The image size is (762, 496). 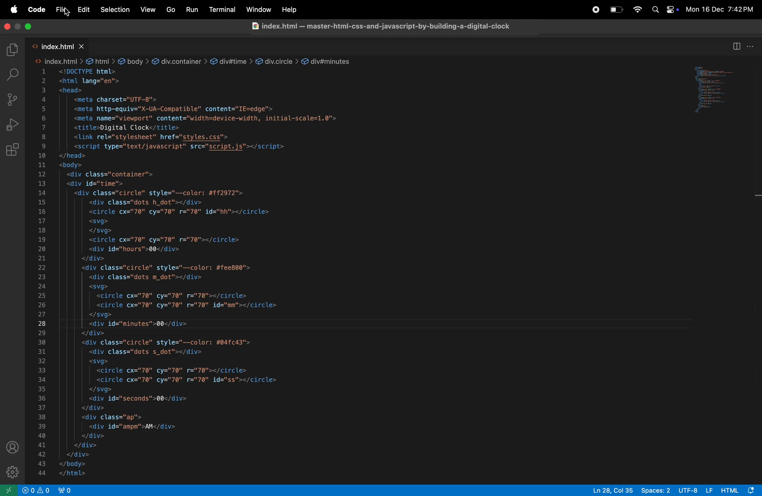 What do you see at coordinates (216, 274) in the screenshot?
I see `<!DOCTYPE html>
<html lang="en">
<head>
<meta charset="UTF-8">
<meta http-equiv="X-UA-Compatible" content="IE=edge">
<meta name="viewport" content="width=device-width, initial-scale=1.0">
<title>Digital Clock</title>
<link rel="stylesheet" href="styles.css">
<script type="text/javascript" src="script.js"></script>
</head>
<body>
<div class="container">
<div id="time">
<div class="circle" style="--color: #ff2972">
<div class="dots h_dot"></div>
<circle cx="70" cy="70" r="70" id="hh"></circle>
<svg>
</svg>
<circle cx="70" cy="70" r="70"></circle>
<div id="hours">00</div>
</div>
<div class="circle" style="--color: #fee800">
<div class="dots m_dot"></div>
<svg>
<circle cx="70" cy="70" r="70"></circle>
<circle cx="70" cy="70" r="70" id="mm"></circle>
</svg>
<div id="minutes">00</div>
</div>
<div class="circle" style="--color: #04fc43">
<div class="dots s_dot"></div>
<svg>
<circle cx="70" cy="70" r="70"></circle>
<circle cx="70" cy="70" r="70" id="ss"></circle>
</svg>
<div id="seconds">00</div>
</div>
<div class="ap">
<div id="ampm">AM</div>
</div>
</div>
</div>
</body>
</html>` at bounding box center [216, 274].